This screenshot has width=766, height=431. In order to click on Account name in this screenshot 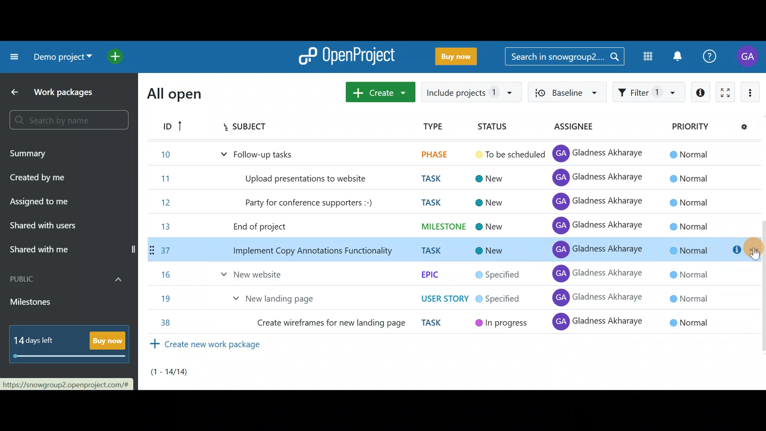, I will do `click(748, 57)`.